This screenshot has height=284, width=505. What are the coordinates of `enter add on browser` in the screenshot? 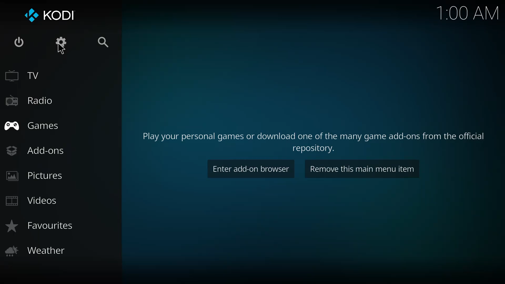 It's located at (250, 168).